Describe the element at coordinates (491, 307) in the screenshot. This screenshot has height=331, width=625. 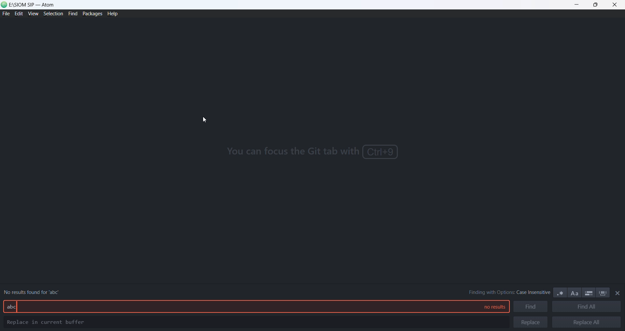
I see `results` at that location.